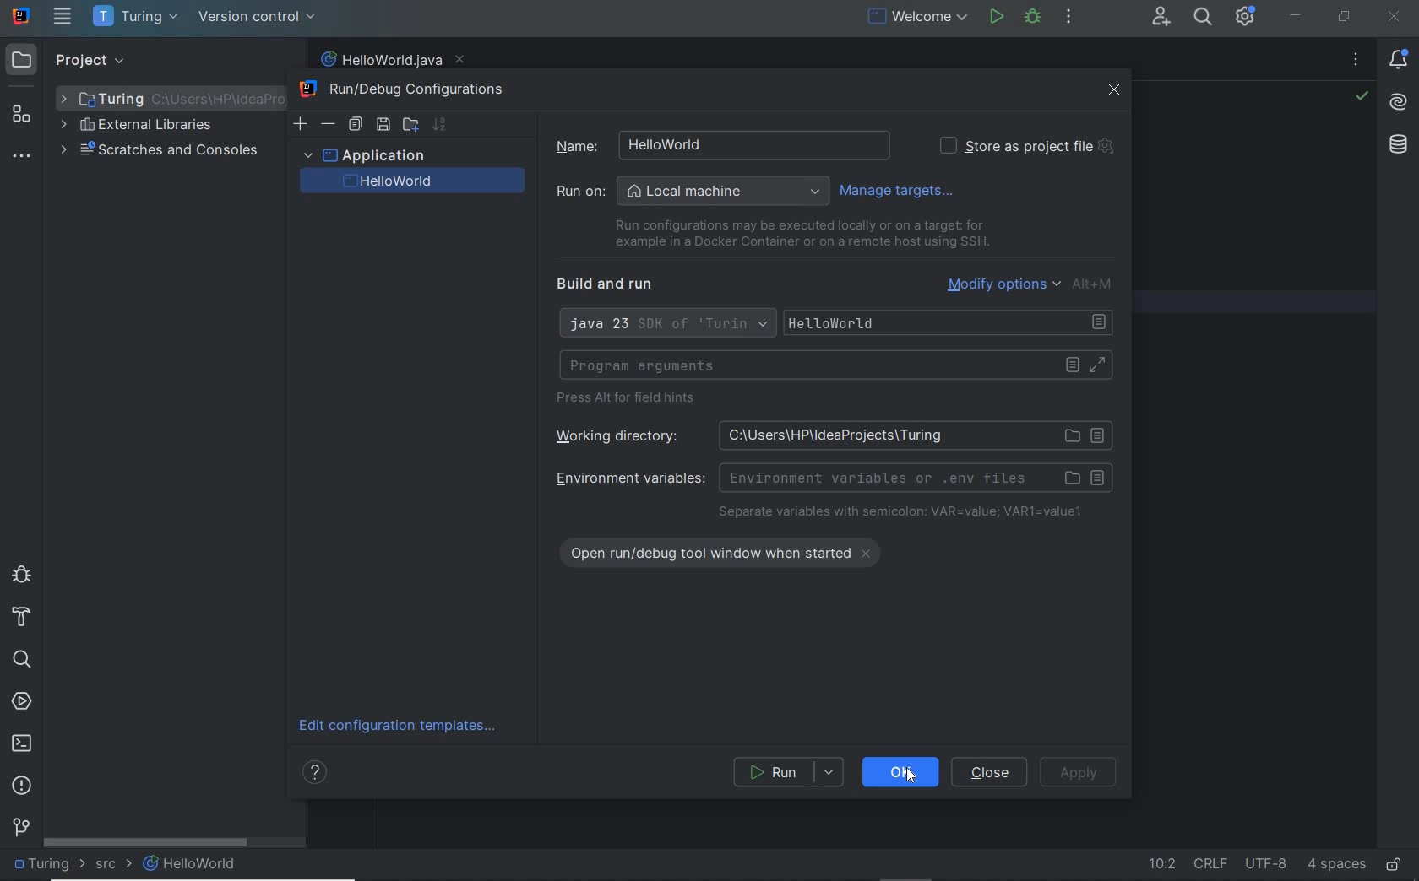 The height and width of the screenshot is (881, 1419). I want to click on RUN/DEBUG CONFIGURATIONS, so click(409, 90).